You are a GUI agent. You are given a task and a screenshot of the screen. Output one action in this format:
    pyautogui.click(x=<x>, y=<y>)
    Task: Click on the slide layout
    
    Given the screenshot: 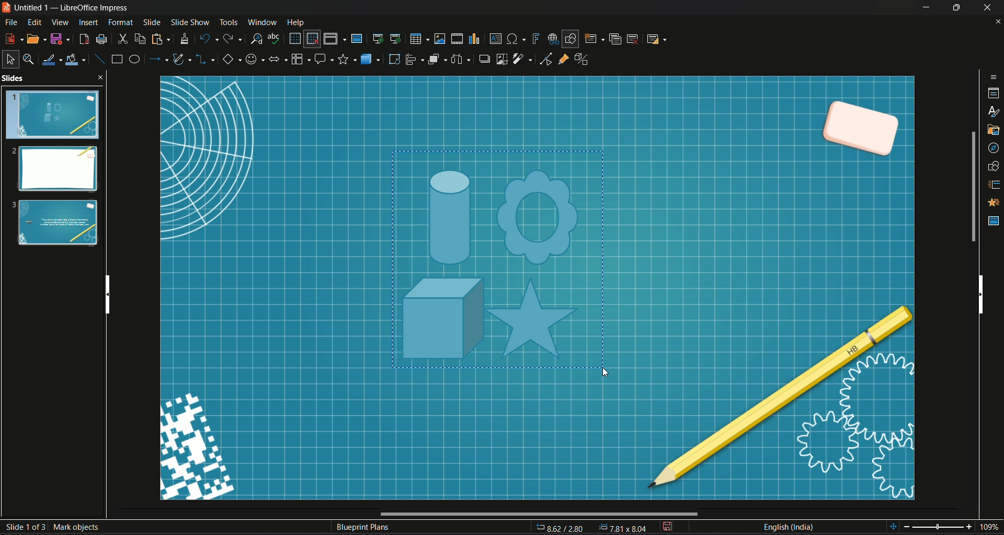 What is the action you would take?
    pyautogui.click(x=655, y=39)
    